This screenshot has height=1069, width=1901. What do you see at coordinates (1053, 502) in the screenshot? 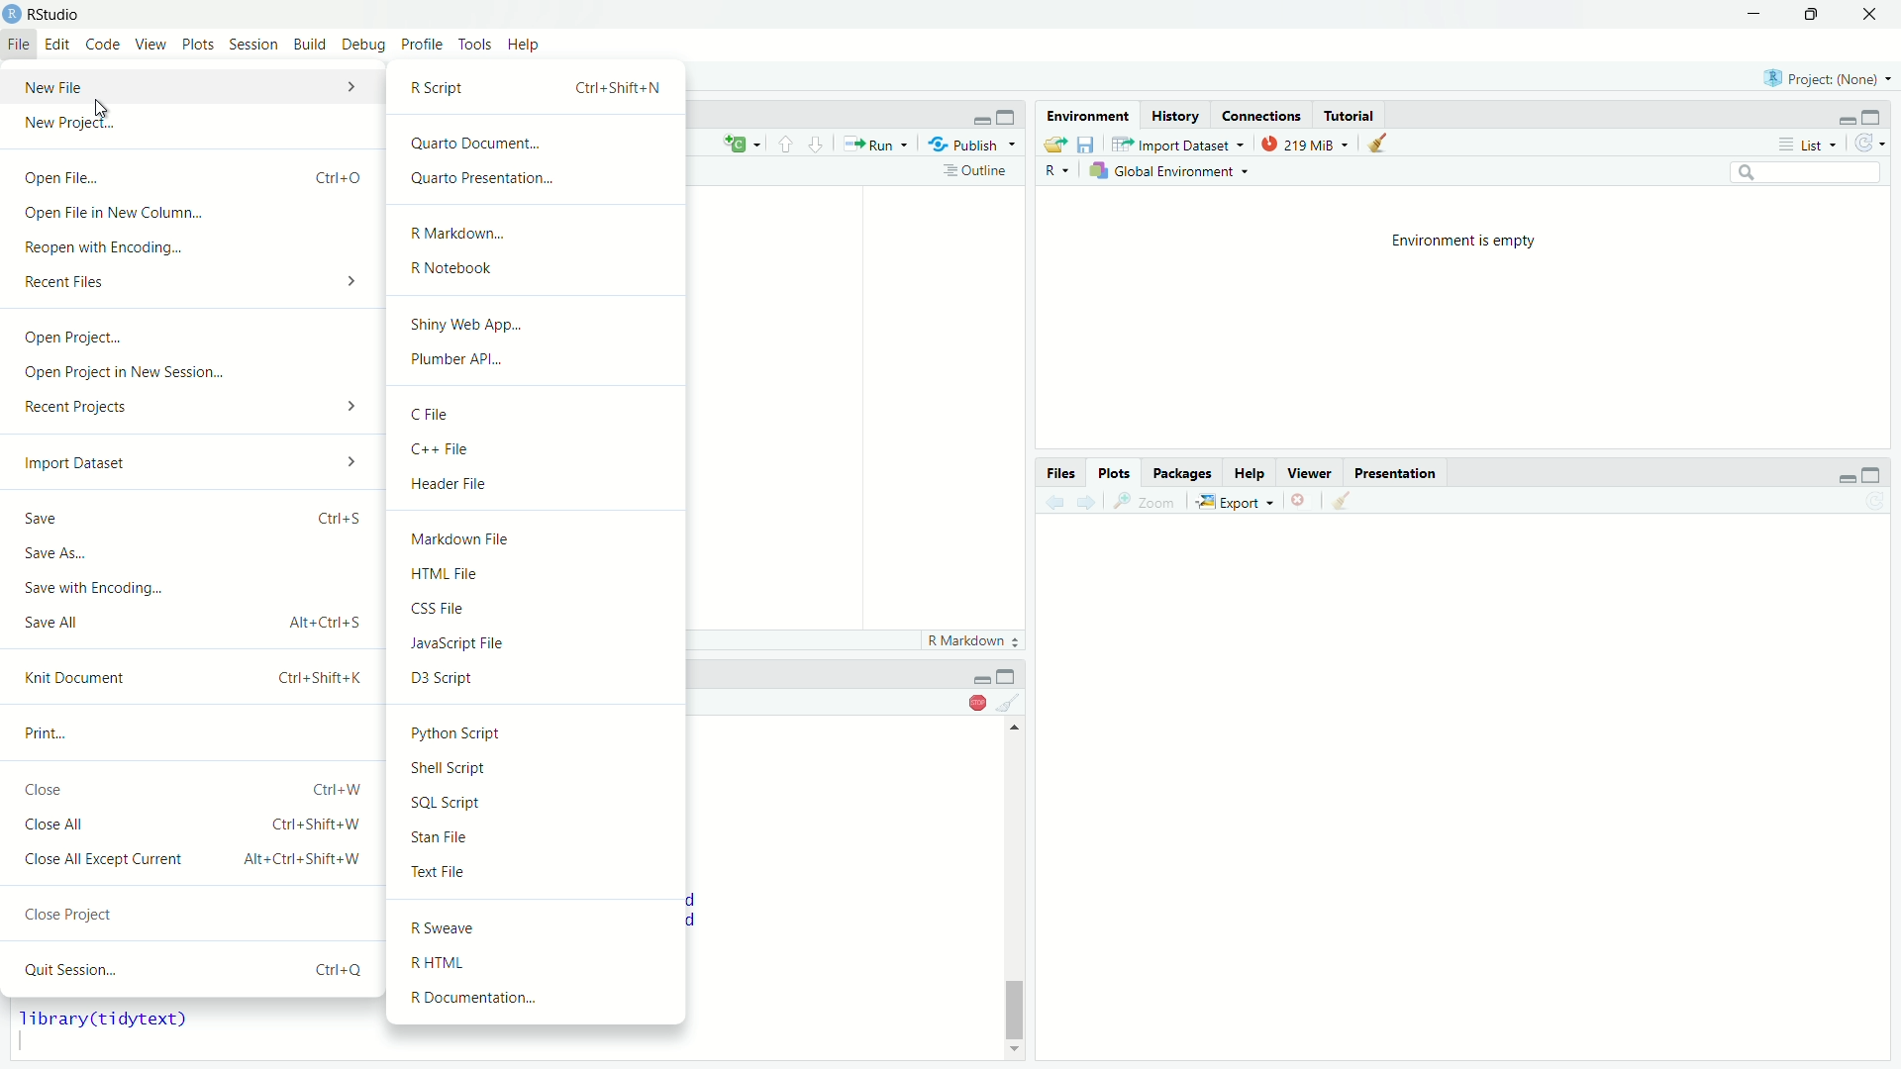
I see `previous plot` at bounding box center [1053, 502].